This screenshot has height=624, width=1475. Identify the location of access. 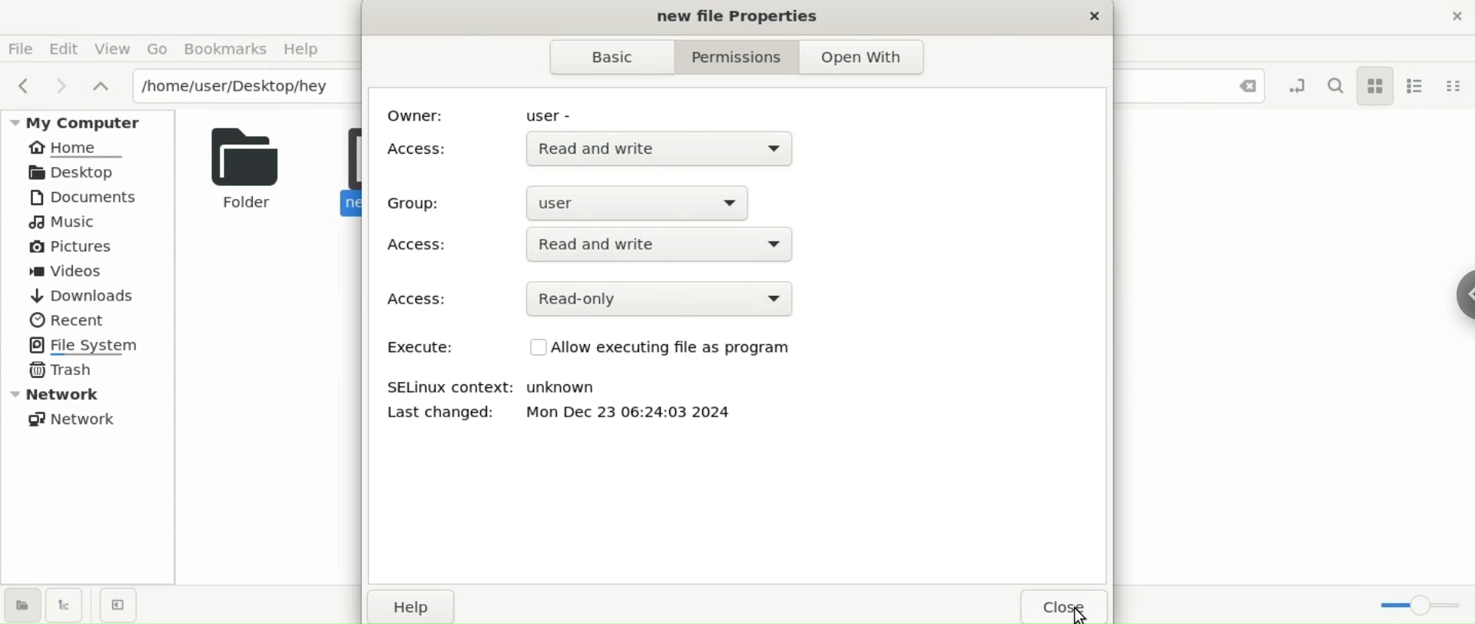
(423, 246).